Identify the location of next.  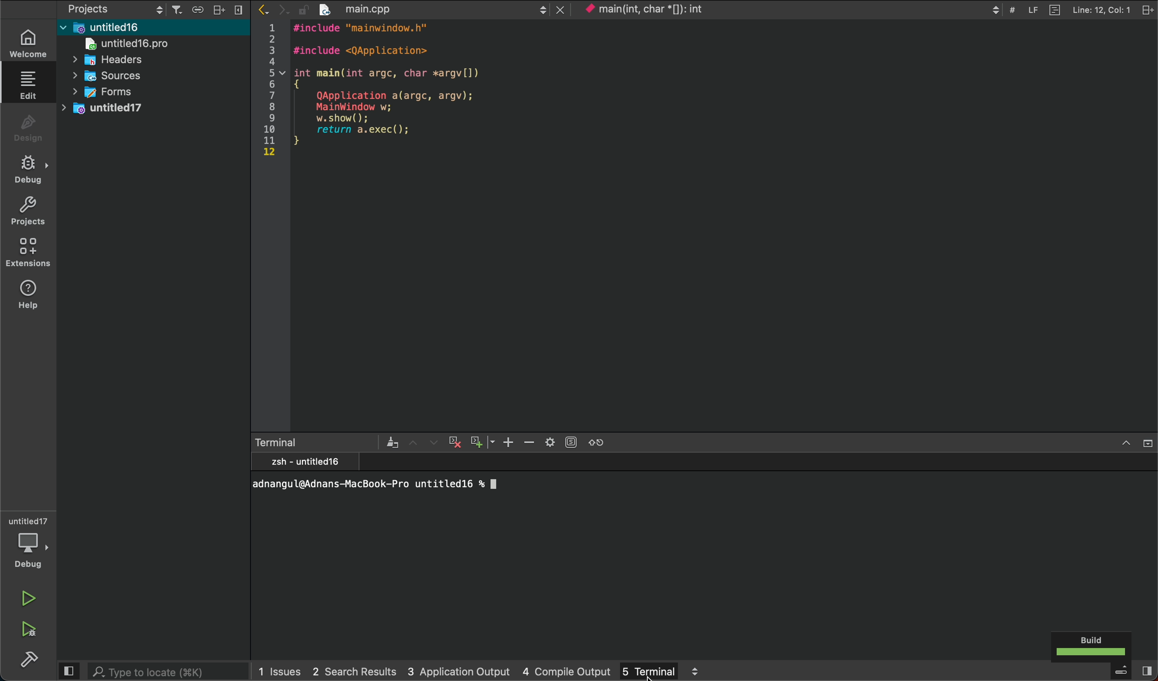
(285, 11).